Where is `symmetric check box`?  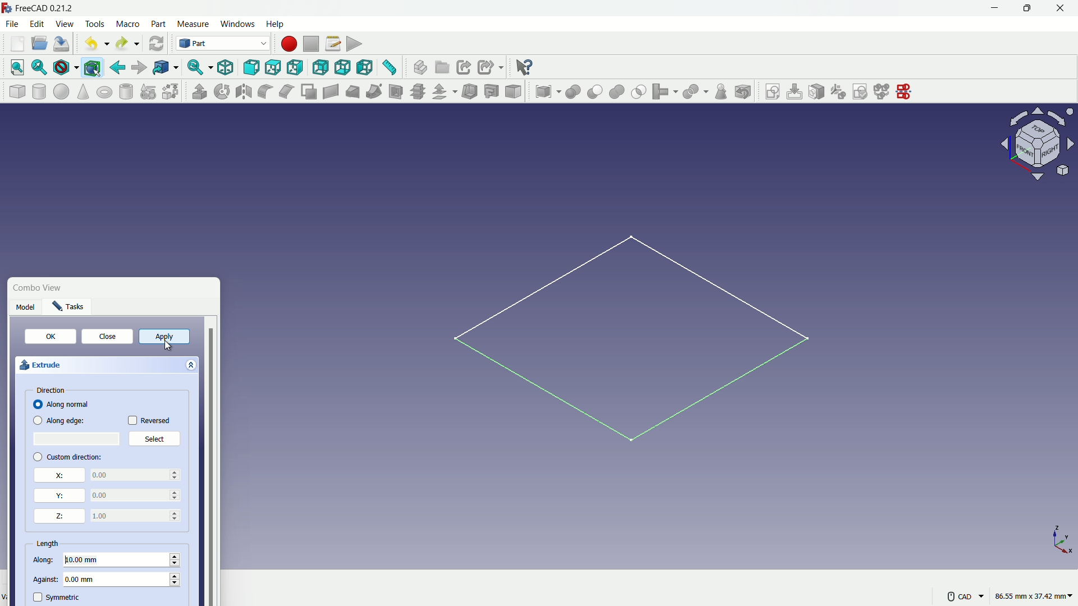
symmetric check box is located at coordinates (35, 596).